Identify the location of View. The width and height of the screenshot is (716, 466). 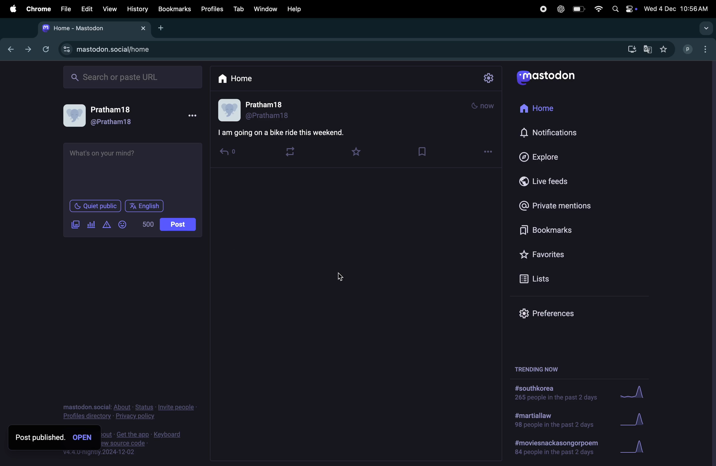
(110, 8).